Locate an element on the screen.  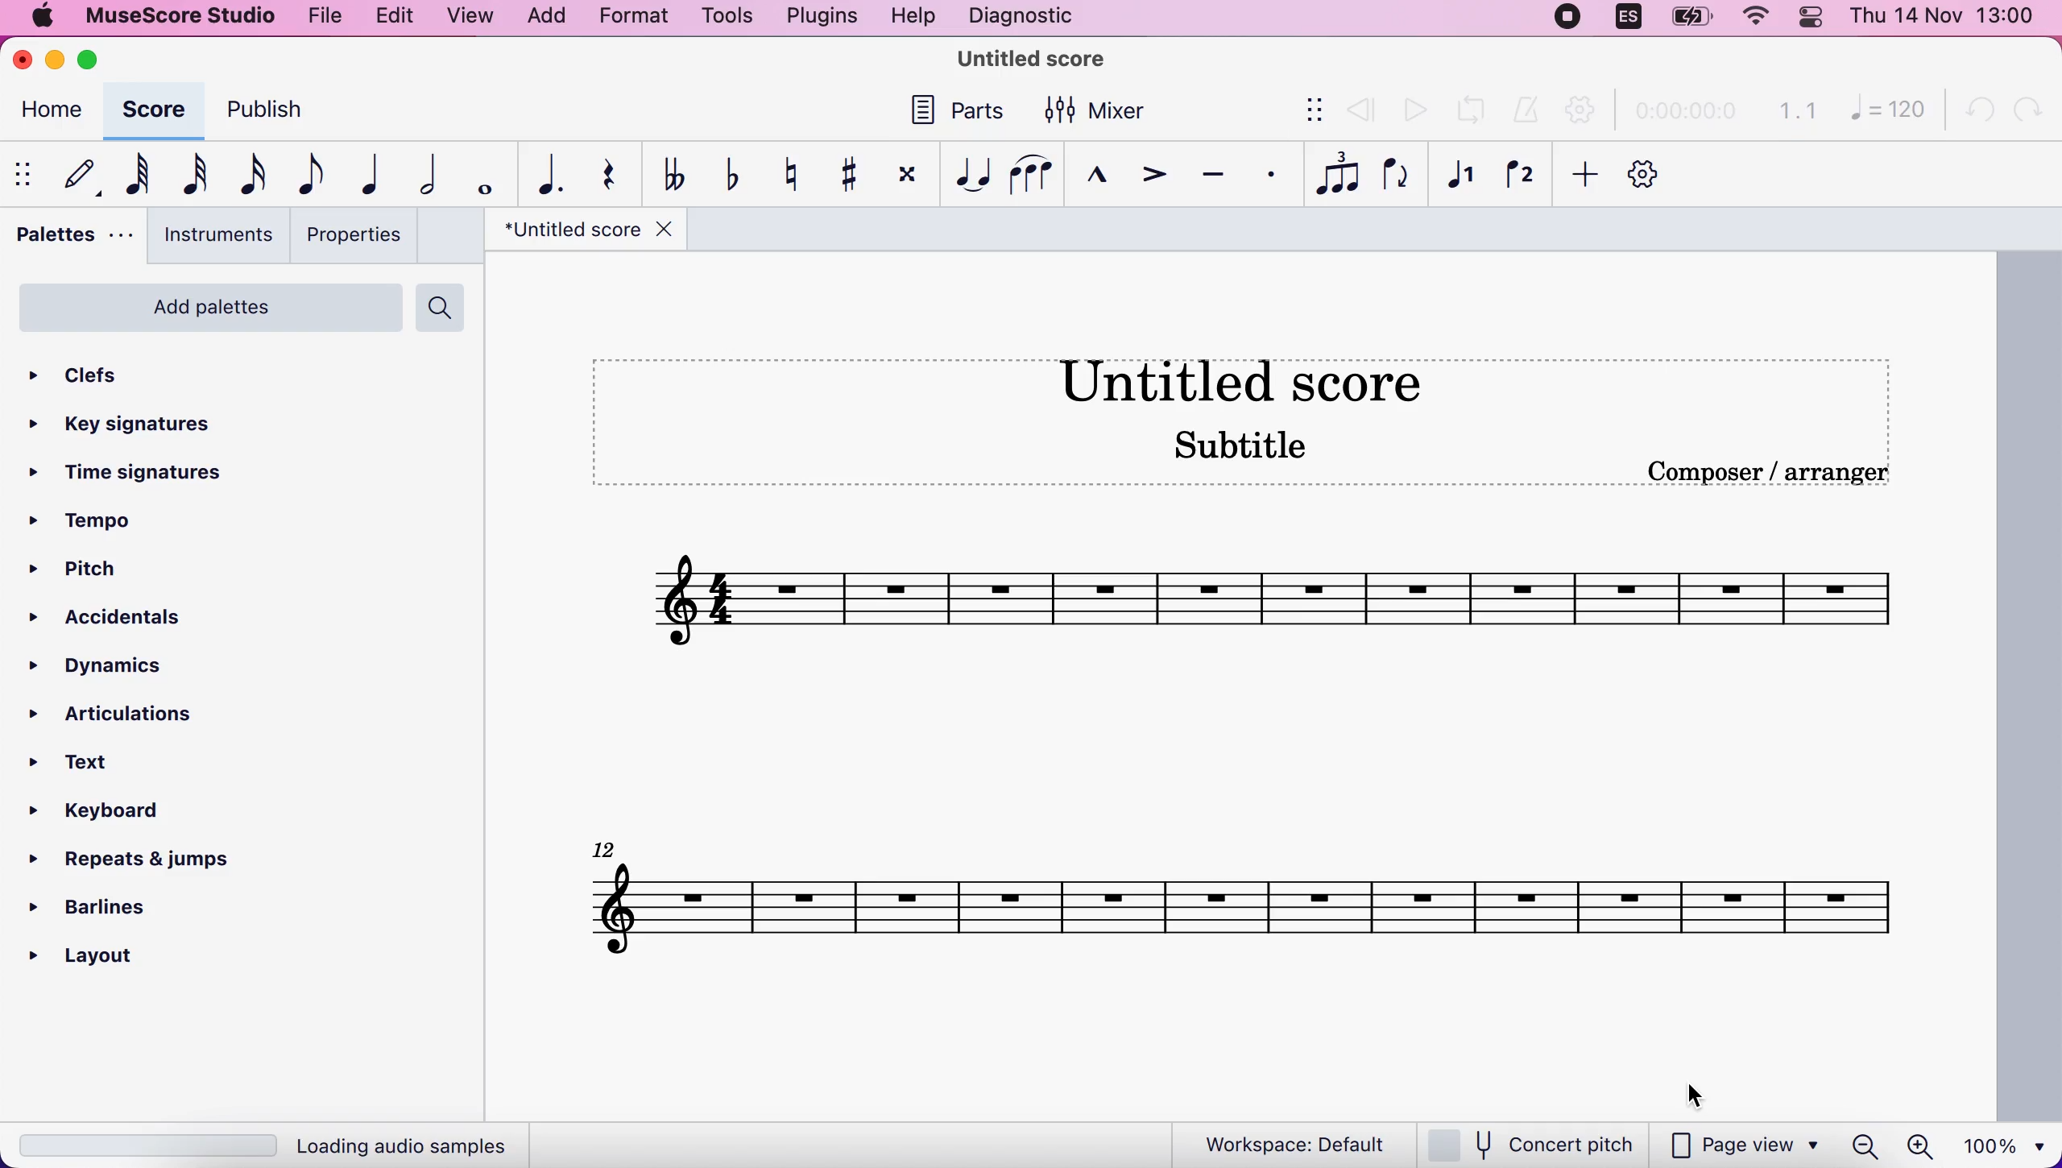
voice1 is located at coordinates (1460, 180).